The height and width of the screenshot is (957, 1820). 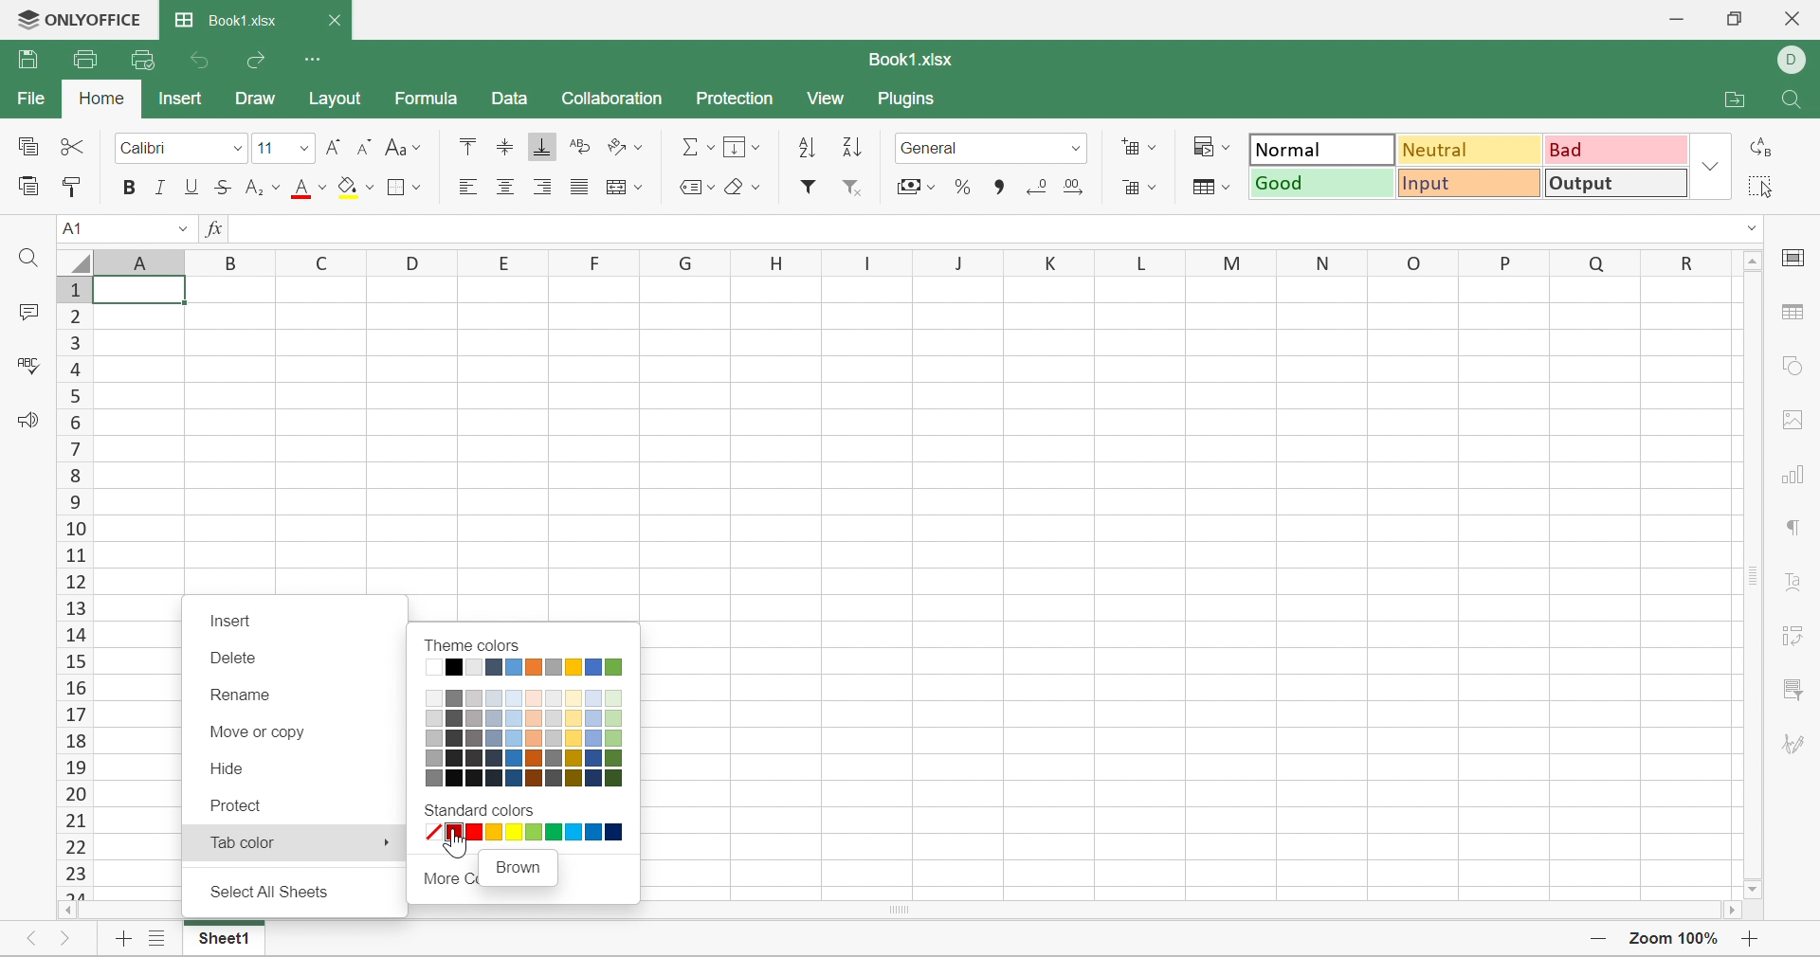 What do you see at coordinates (101, 99) in the screenshot?
I see `Home` at bounding box center [101, 99].